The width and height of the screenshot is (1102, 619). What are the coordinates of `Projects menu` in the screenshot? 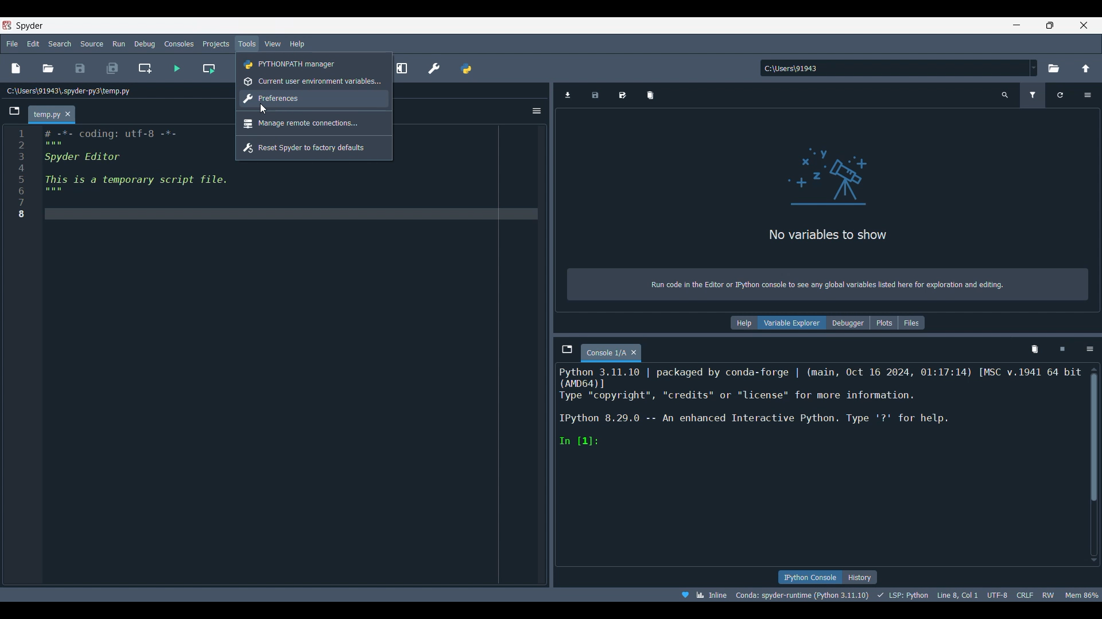 It's located at (215, 43).